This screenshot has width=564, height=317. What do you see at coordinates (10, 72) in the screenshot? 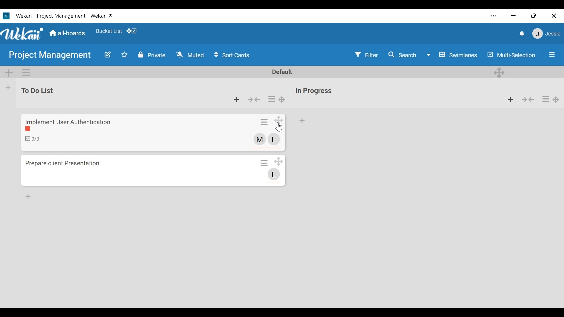
I see `Add SWimlane` at bounding box center [10, 72].